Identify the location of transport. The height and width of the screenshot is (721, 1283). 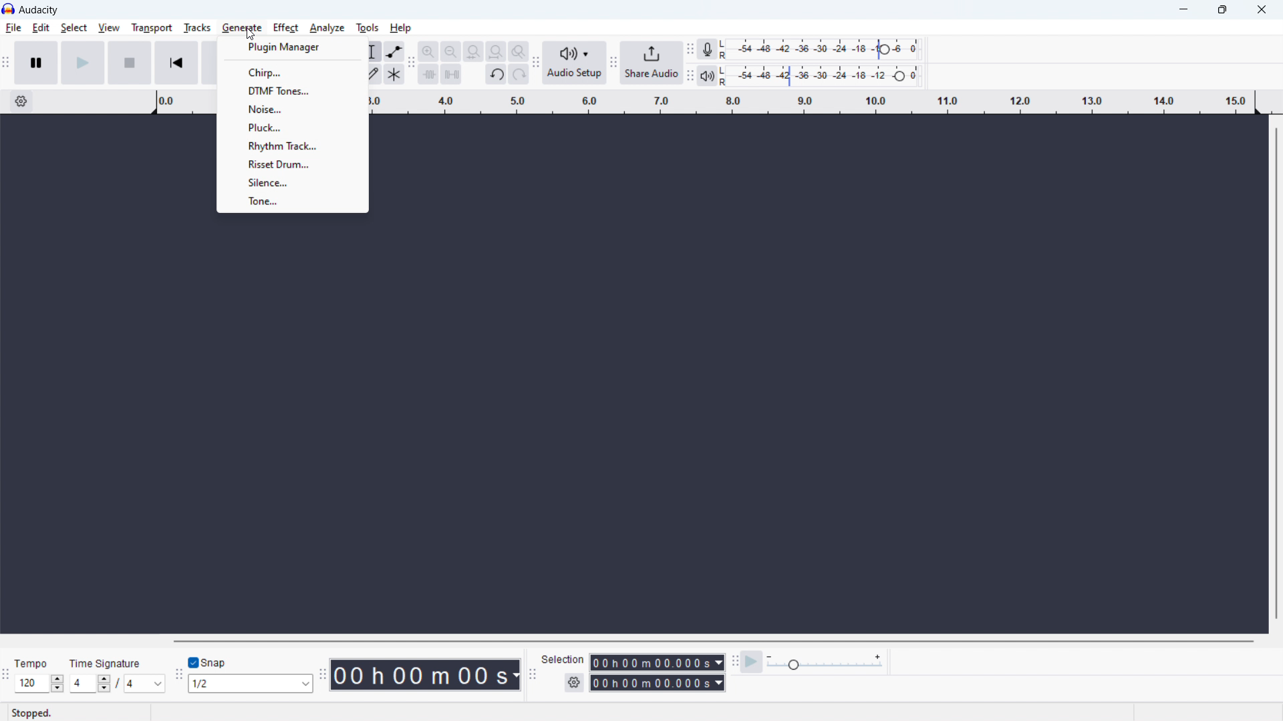
(152, 27).